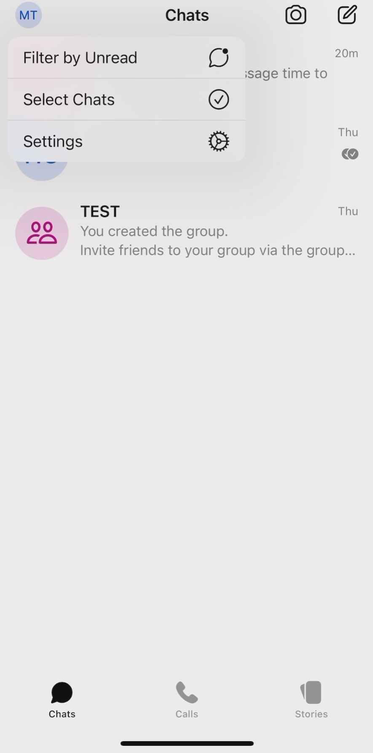 The width and height of the screenshot is (373, 753). Describe the element at coordinates (347, 53) in the screenshot. I see `20m` at that location.